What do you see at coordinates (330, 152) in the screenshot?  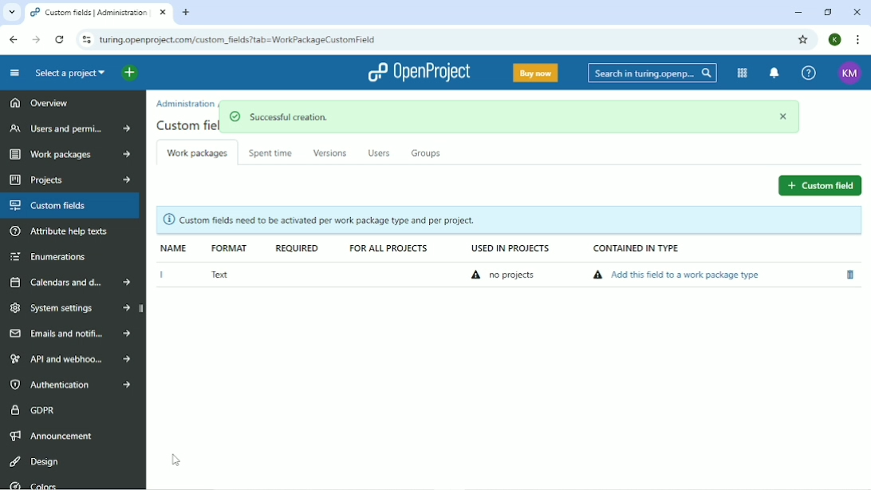 I see `Versions` at bounding box center [330, 152].